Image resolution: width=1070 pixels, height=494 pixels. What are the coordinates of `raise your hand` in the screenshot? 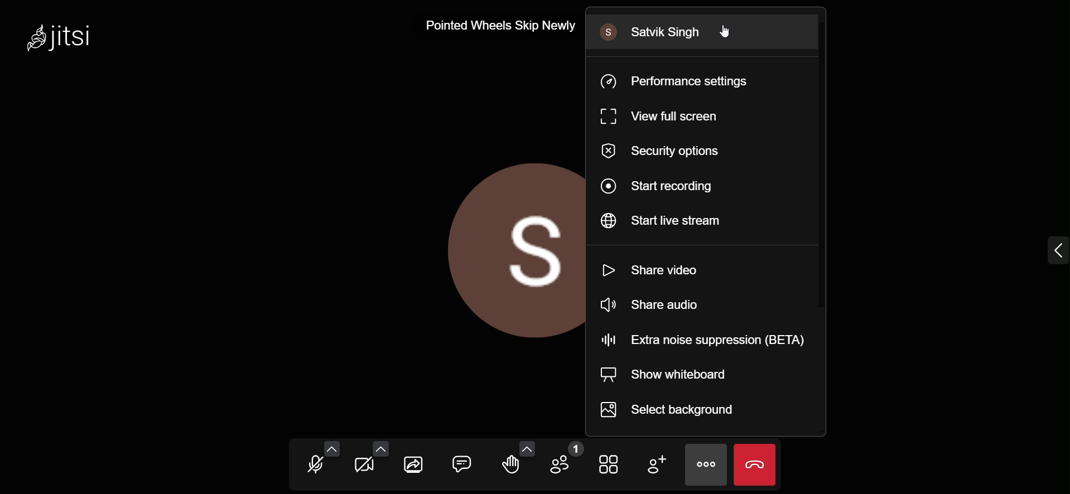 It's located at (510, 468).